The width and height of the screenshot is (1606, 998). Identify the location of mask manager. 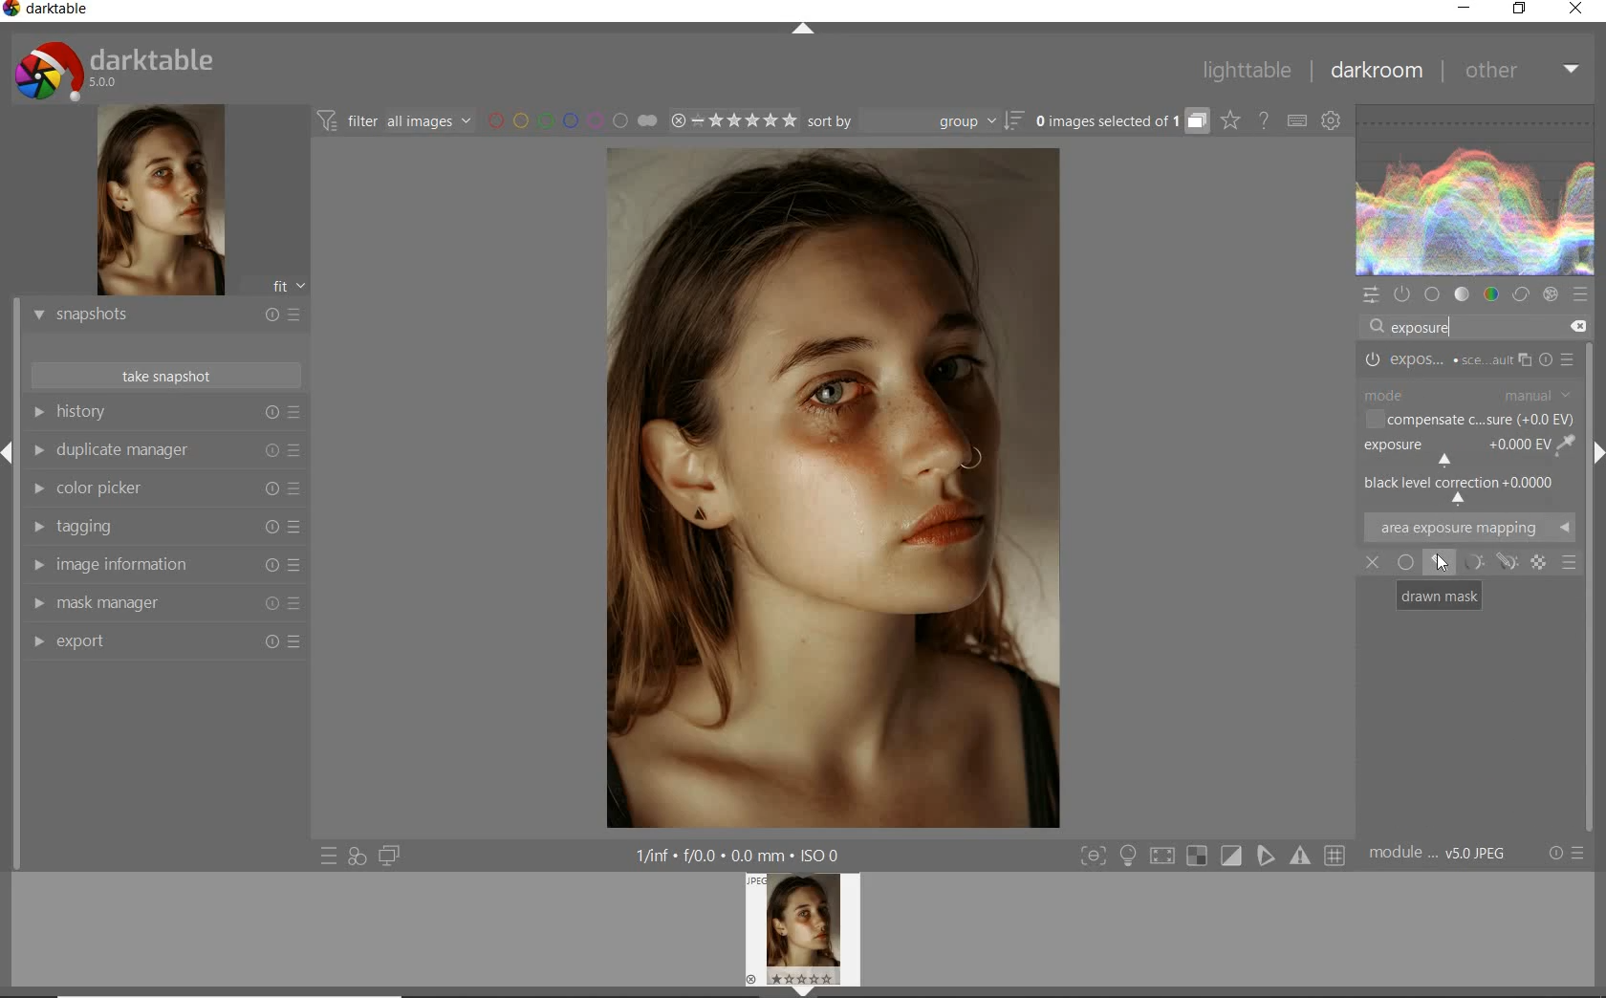
(169, 603).